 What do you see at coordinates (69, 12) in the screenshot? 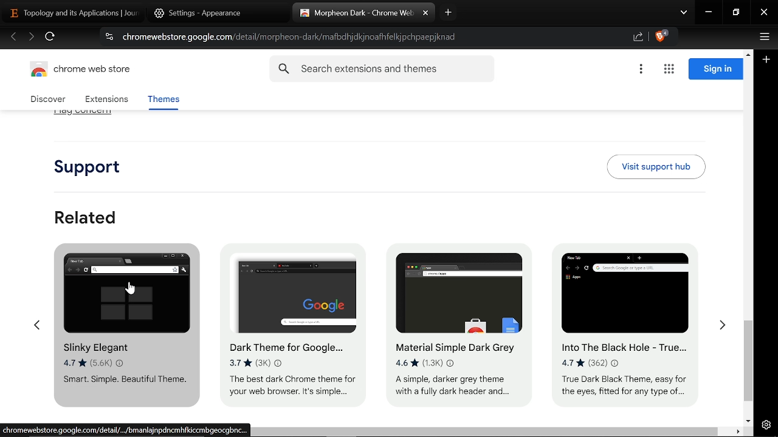
I see `Current tab` at bounding box center [69, 12].